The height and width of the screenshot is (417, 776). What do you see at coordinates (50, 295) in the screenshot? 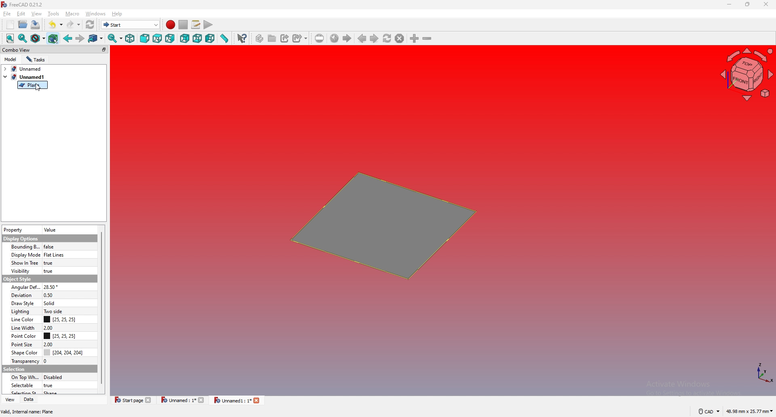
I see `0.50` at bounding box center [50, 295].